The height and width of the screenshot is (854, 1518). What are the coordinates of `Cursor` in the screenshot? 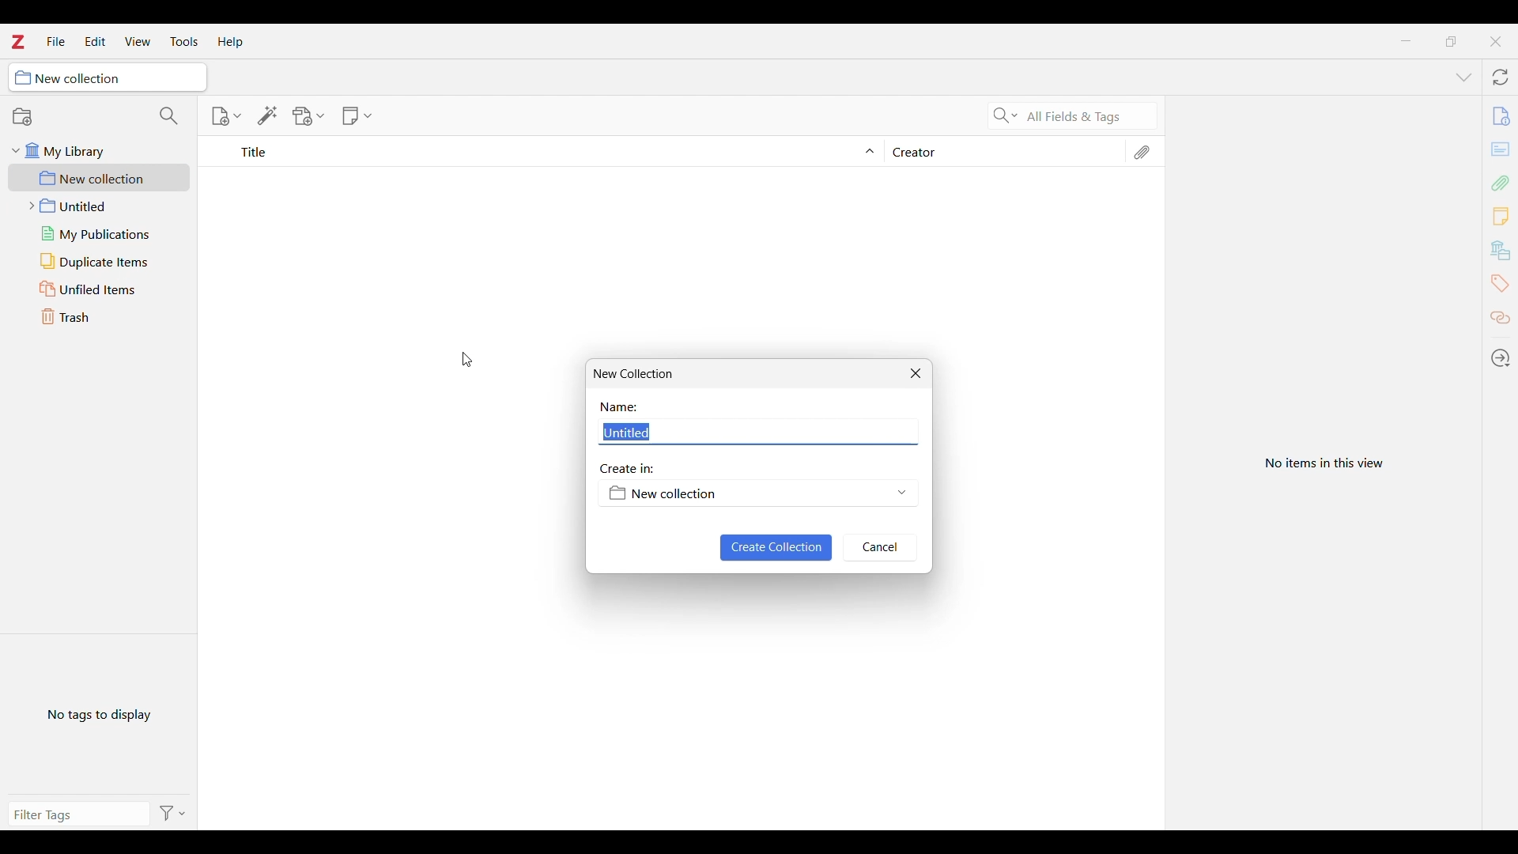 It's located at (467, 360).